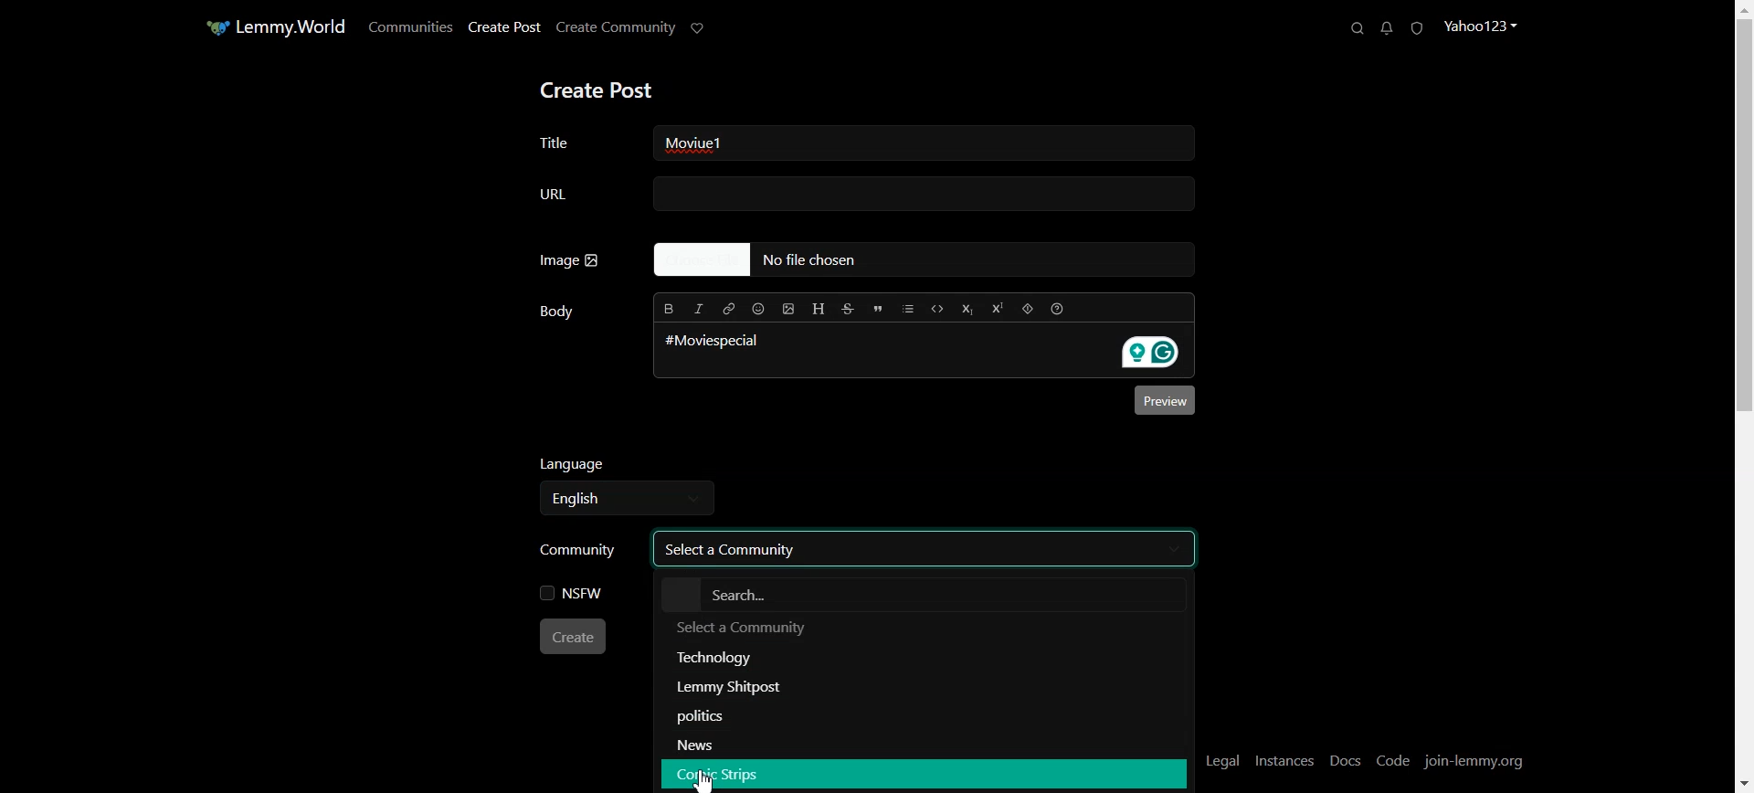 The image size is (1754, 793). What do you see at coordinates (905, 308) in the screenshot?
I see `List` at bounding box center [905, 308].